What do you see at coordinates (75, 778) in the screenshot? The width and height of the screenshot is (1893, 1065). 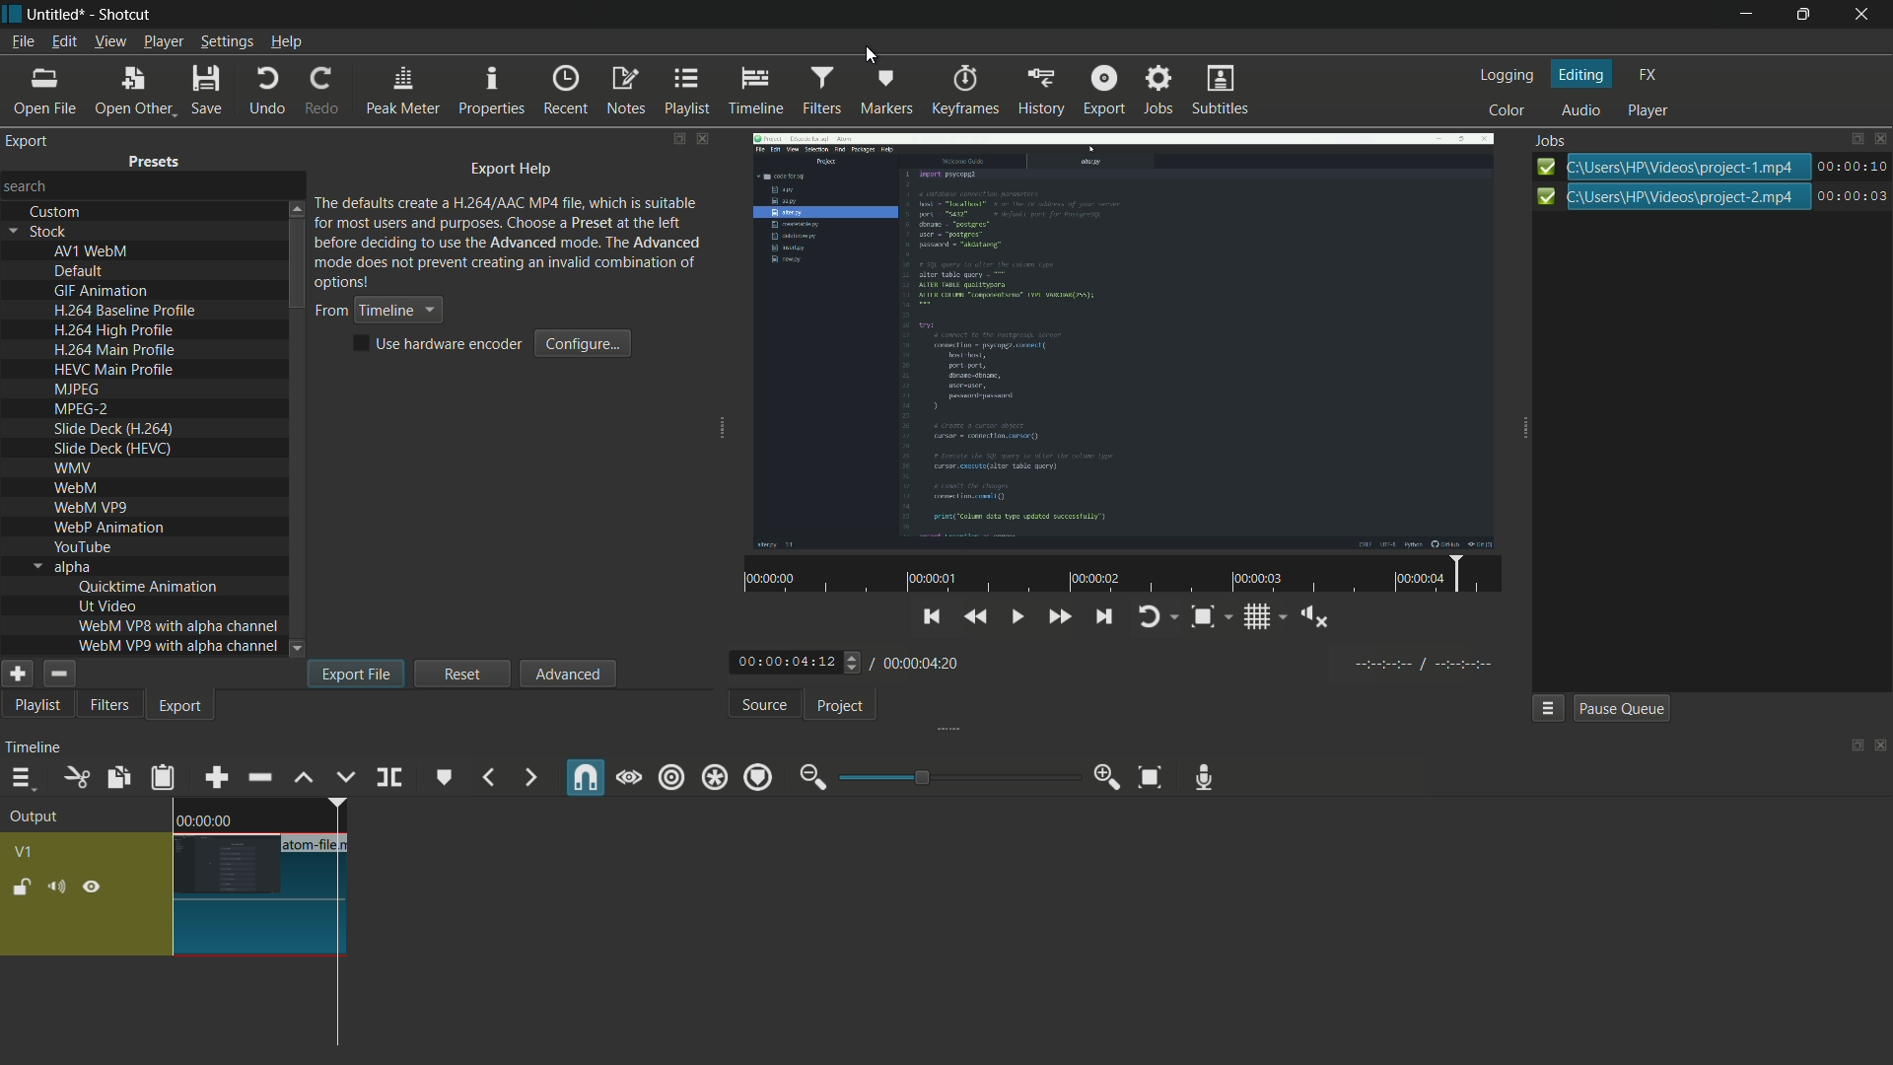 I see `cut` at bounding box center [75, 778].